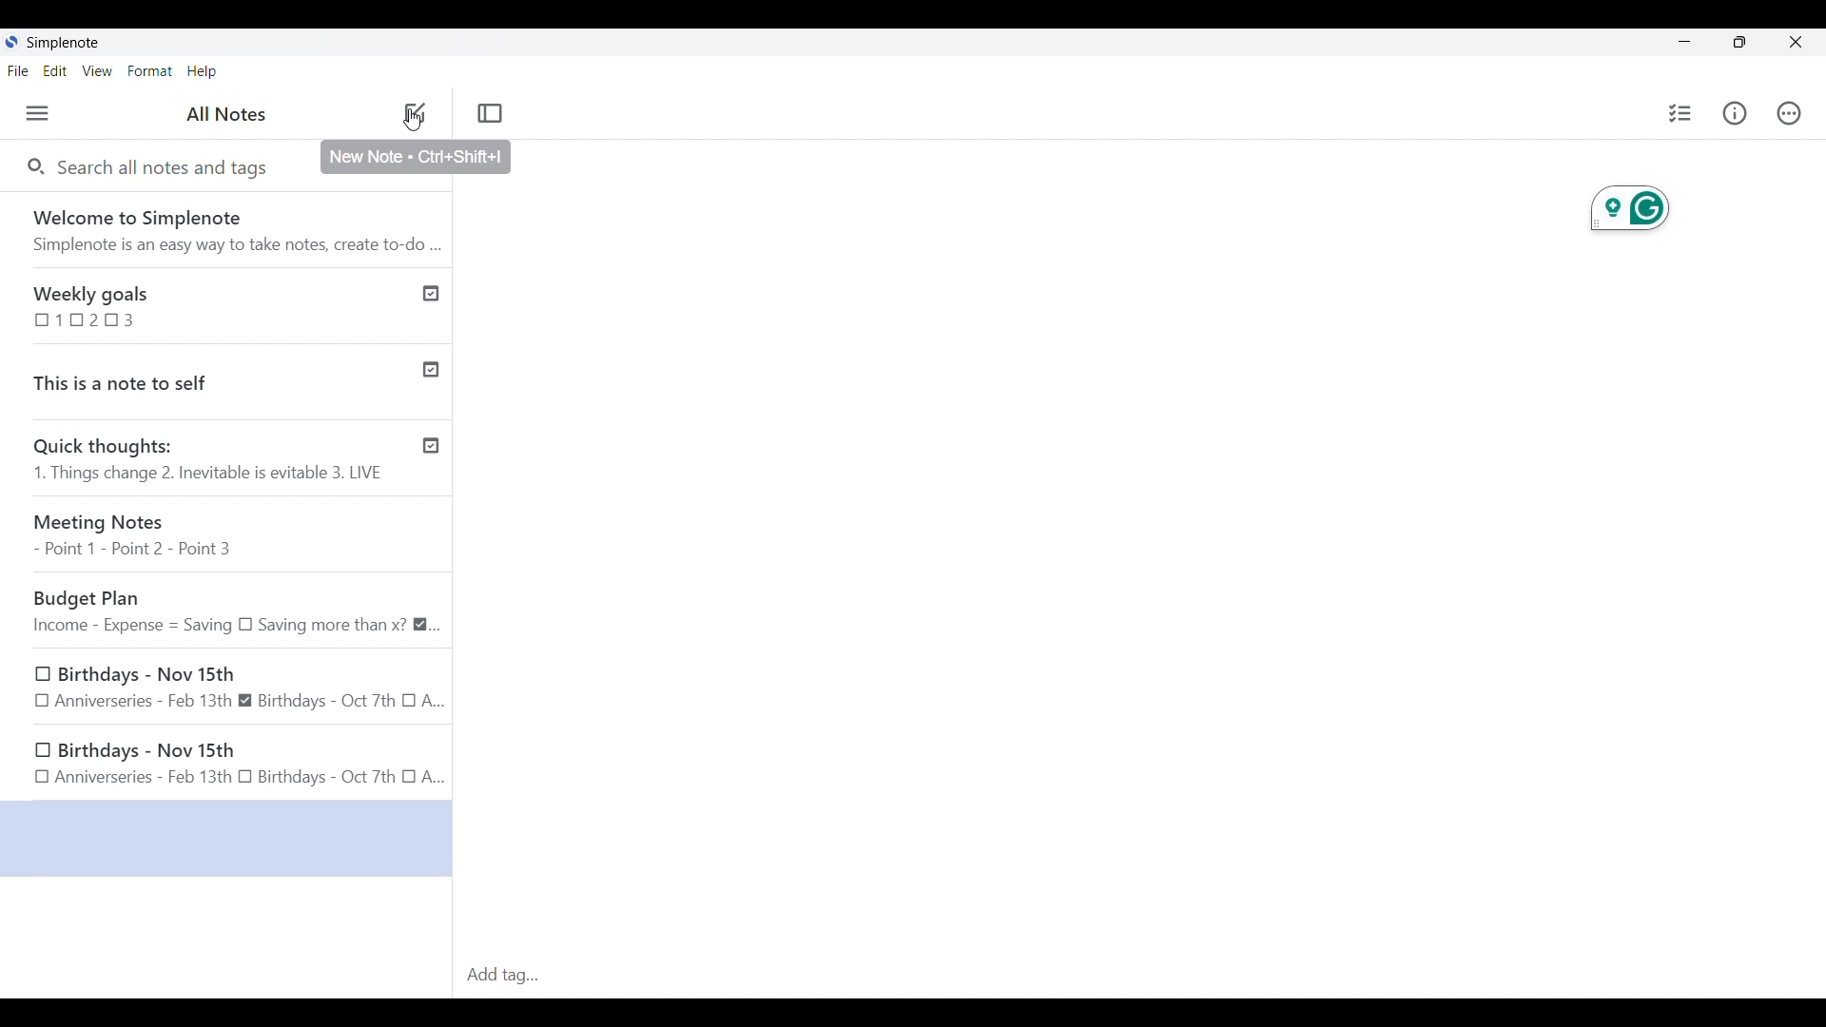 The image size is (1826, 1027). Describe the element at coordinates (63, 43) in the screenshot. I see `Software name` at that location.